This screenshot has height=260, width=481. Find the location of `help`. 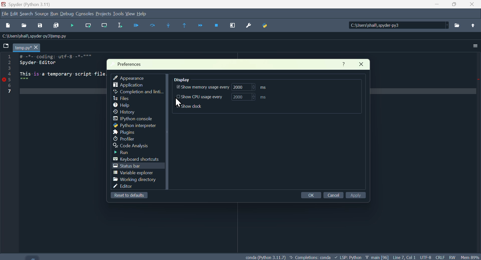

help is located at coordinates (123, 105).